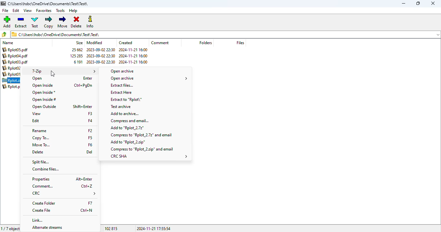  What do you see at coordinates (63, 194) in the screenshot?
I see `CRC` at bounding box center [63, 194].